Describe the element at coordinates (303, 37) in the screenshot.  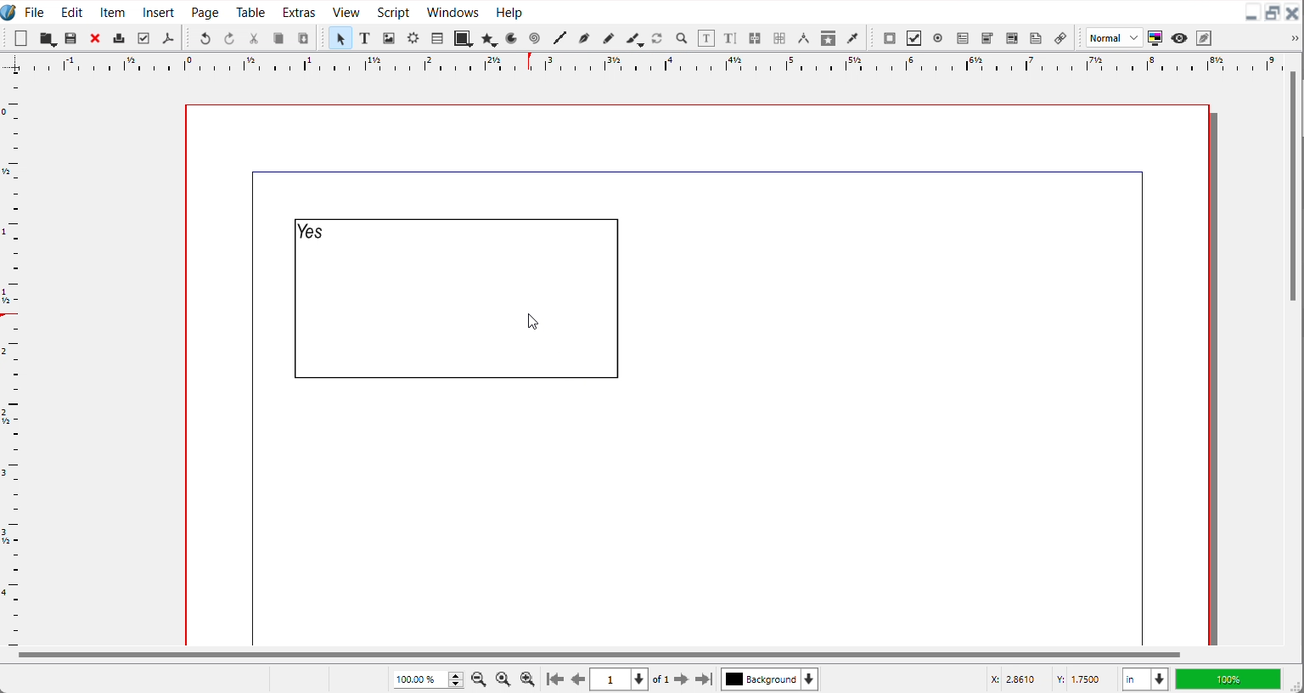
I see `Paste` at that location.